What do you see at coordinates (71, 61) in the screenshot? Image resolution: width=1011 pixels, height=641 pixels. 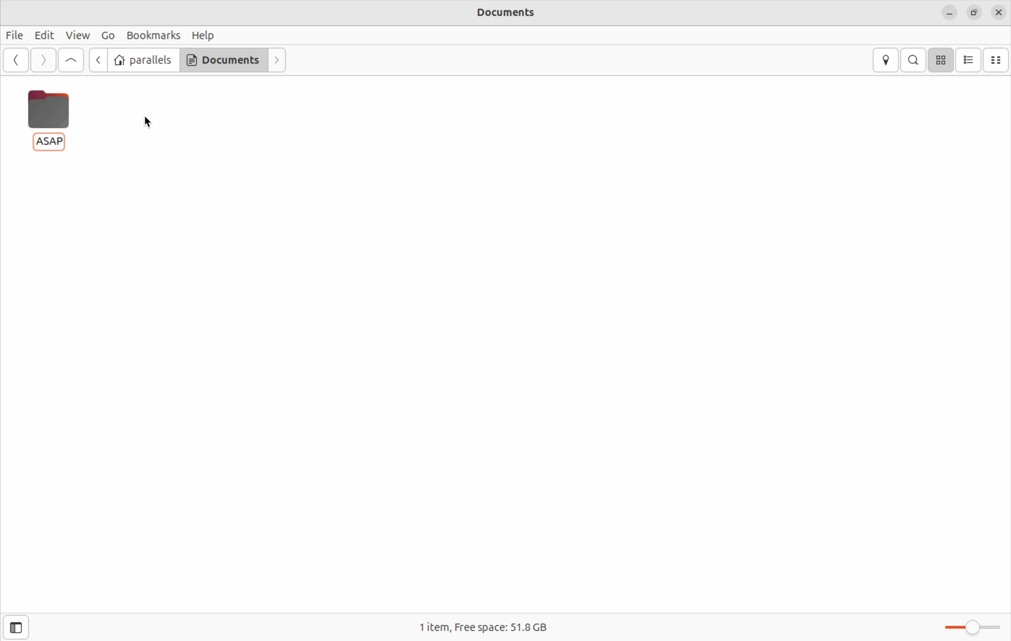 I see `go up` at bounding box center [71, 61].